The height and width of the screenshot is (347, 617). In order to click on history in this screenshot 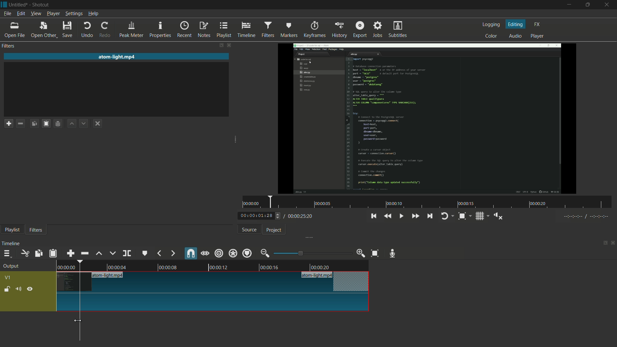, I will do `click(338, 30)`.